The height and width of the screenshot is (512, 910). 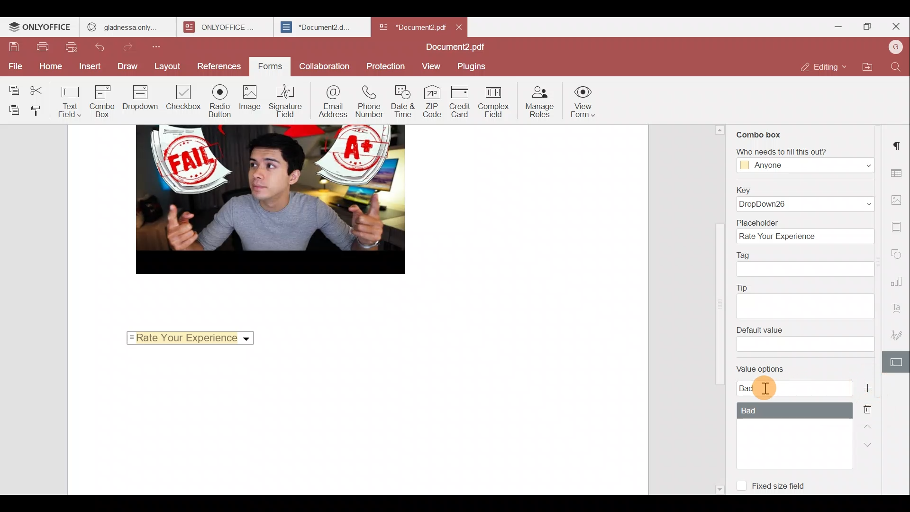 What do you see at coordinates (900, 173) in the screenshot?
I see `Table settings` at bounding box center [900, 173].